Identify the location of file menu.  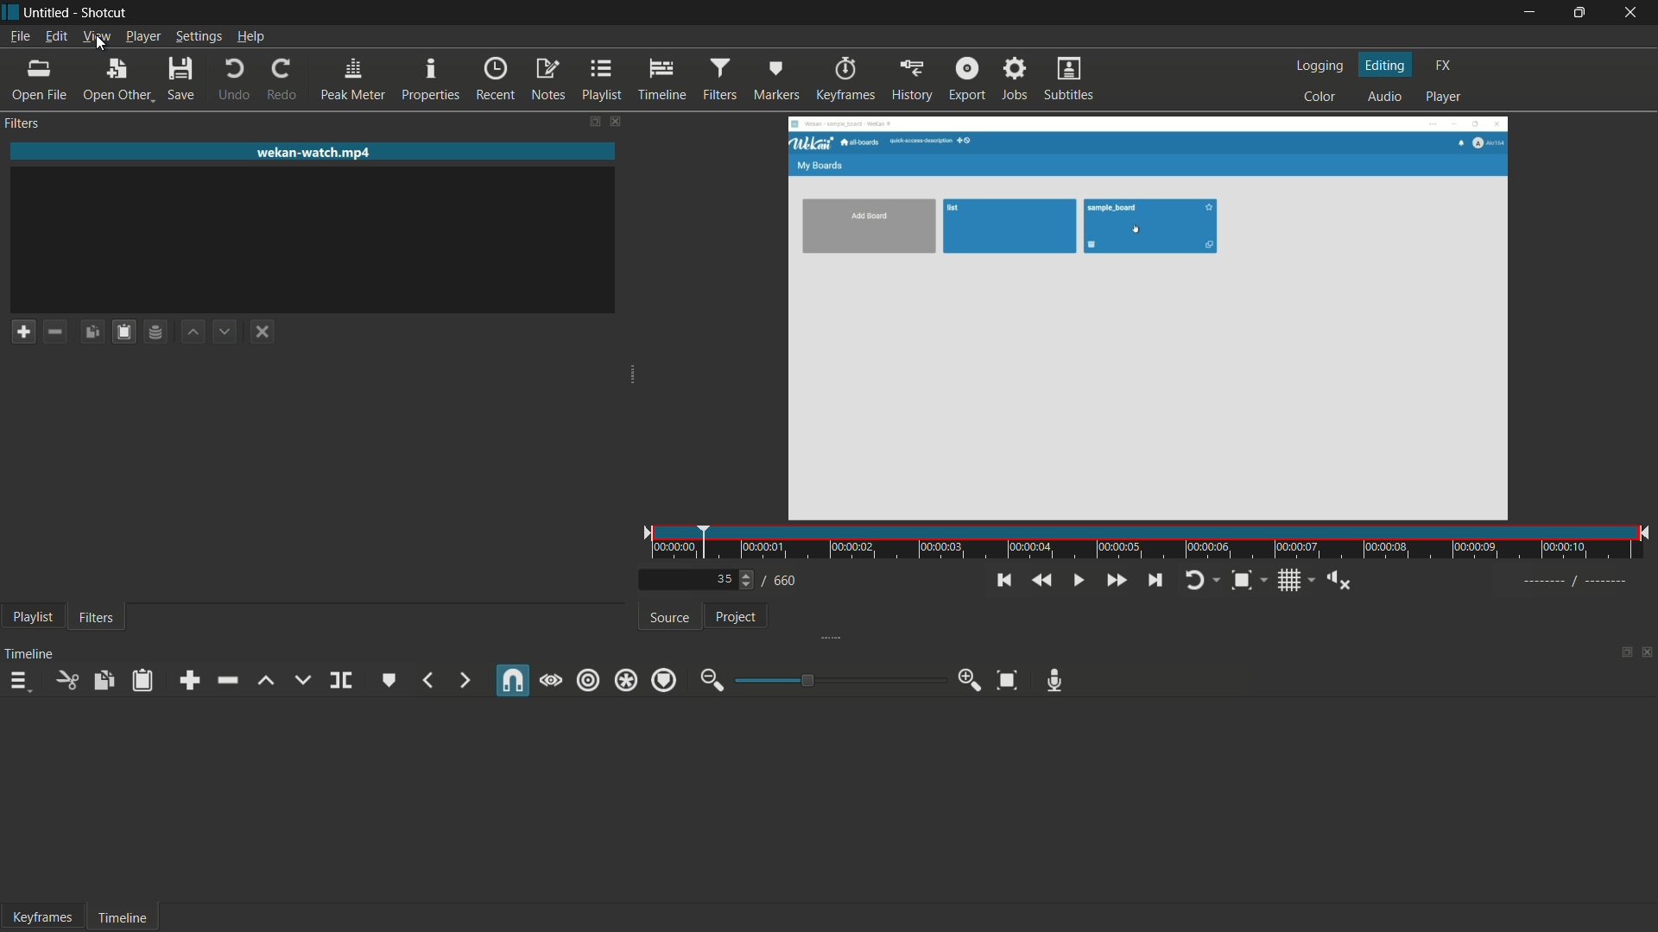
(20, 36).